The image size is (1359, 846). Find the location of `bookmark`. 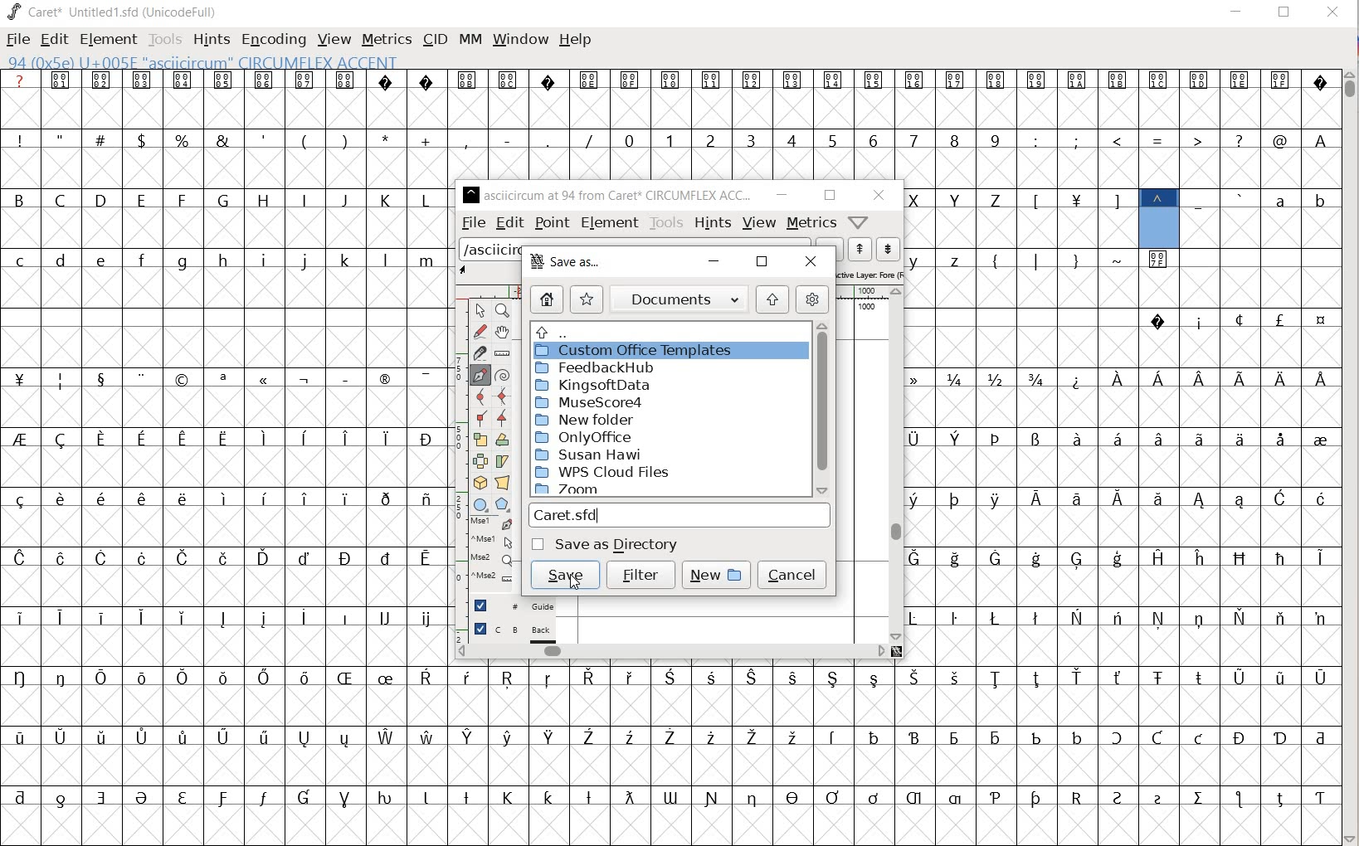

bookmark is located at coordinates (587, 299).